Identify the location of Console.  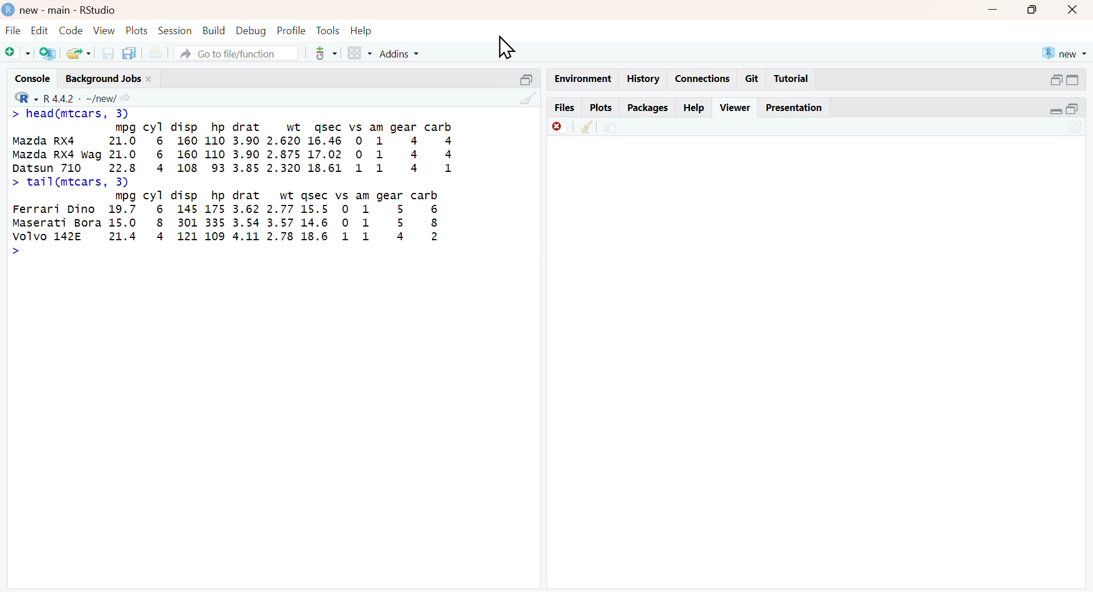
(28, 76).